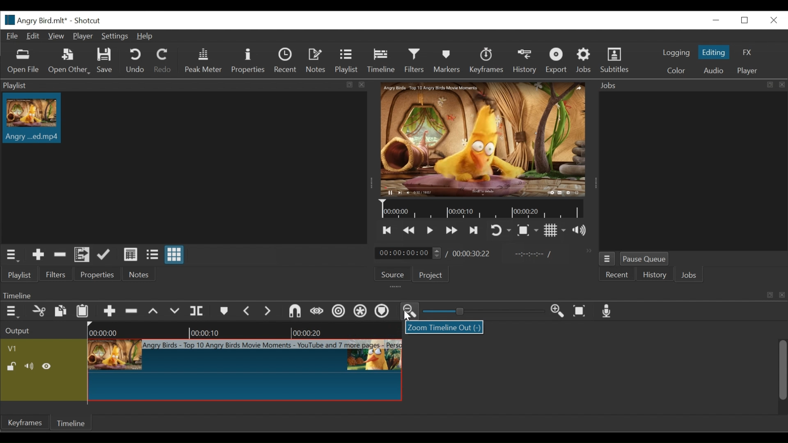  I want to click on Overwrite, so click(176, 311).